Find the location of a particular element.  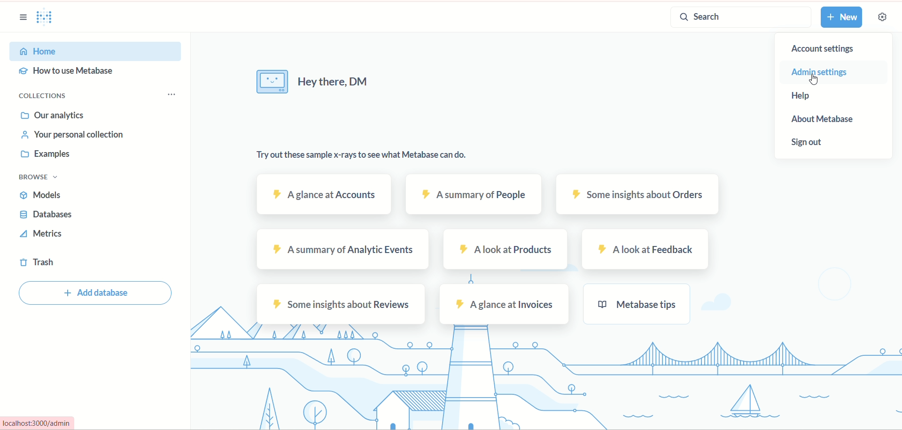

trash is located at coordinates (37, 264).